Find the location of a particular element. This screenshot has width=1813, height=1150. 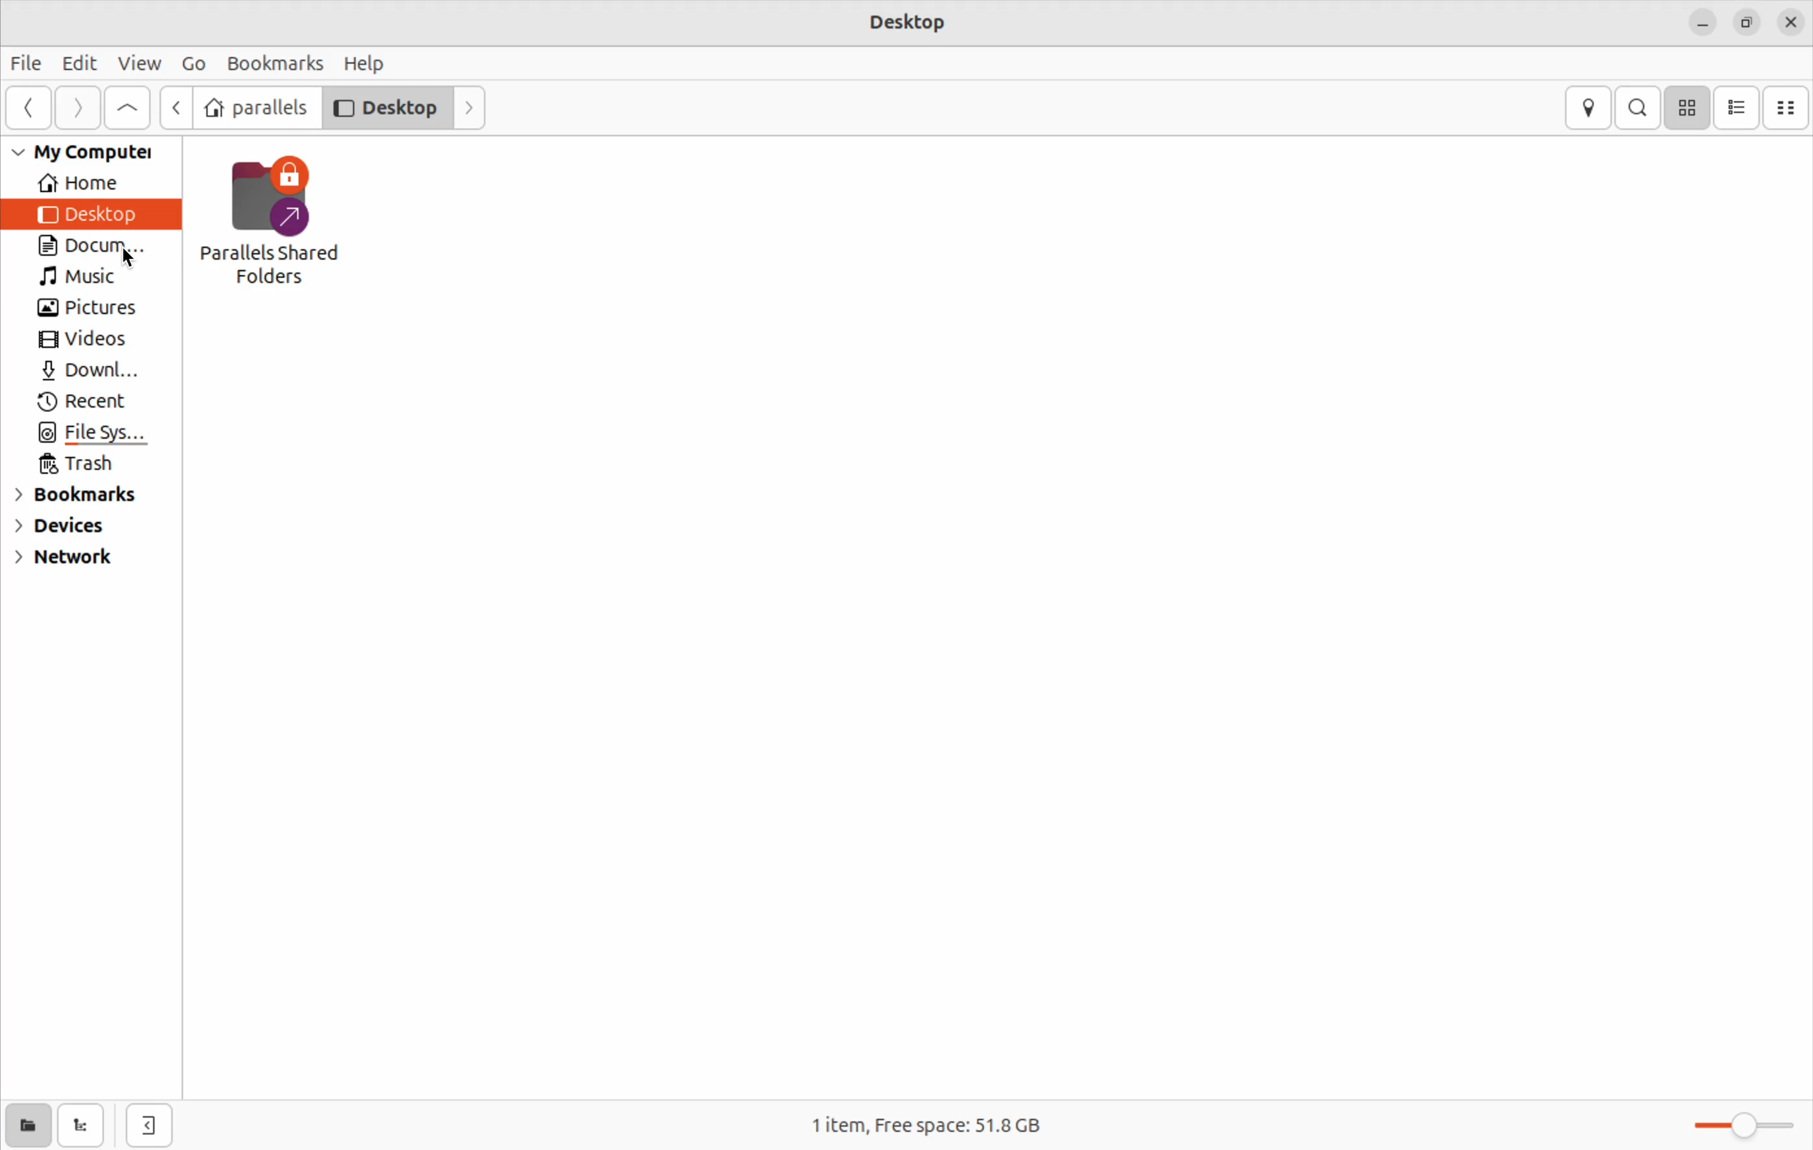

forward is located at coordinates (76, 107).